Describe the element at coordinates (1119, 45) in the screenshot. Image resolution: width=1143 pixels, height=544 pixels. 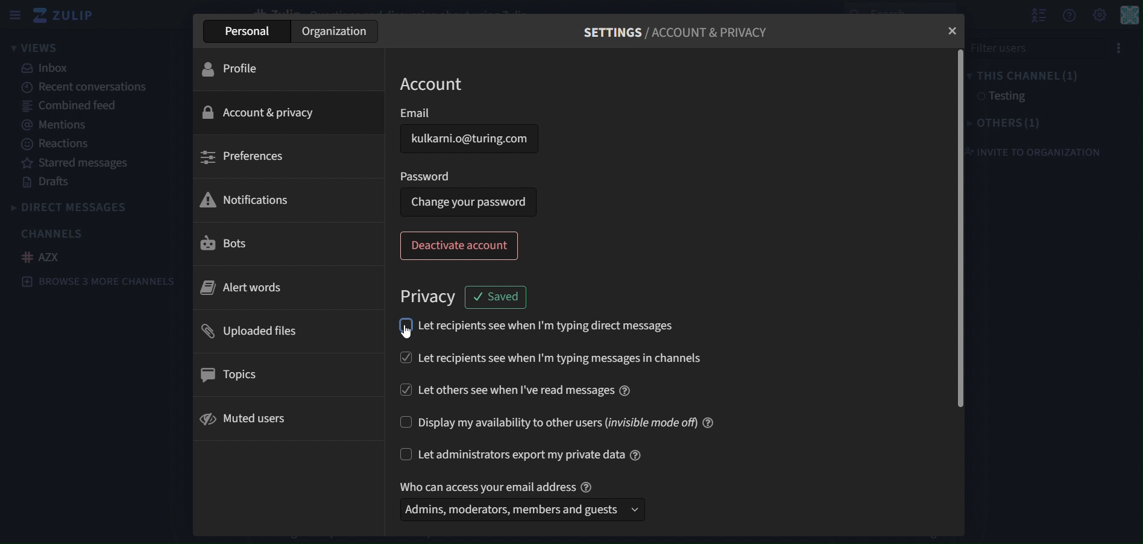
I see `menu` at that location.